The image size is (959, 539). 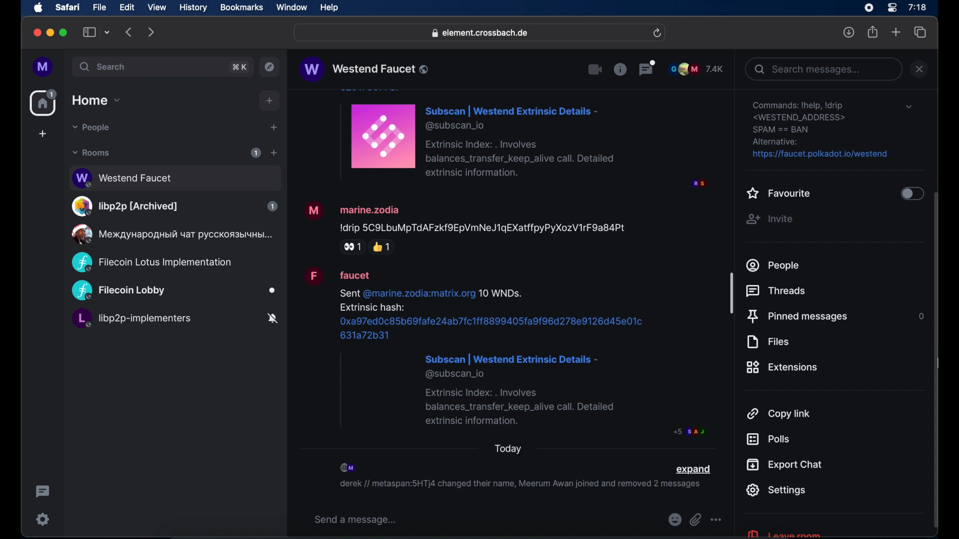 What do you see at coordinates (767, 342) in the screenshot?
I see `files` at bounding box center [767, 342].